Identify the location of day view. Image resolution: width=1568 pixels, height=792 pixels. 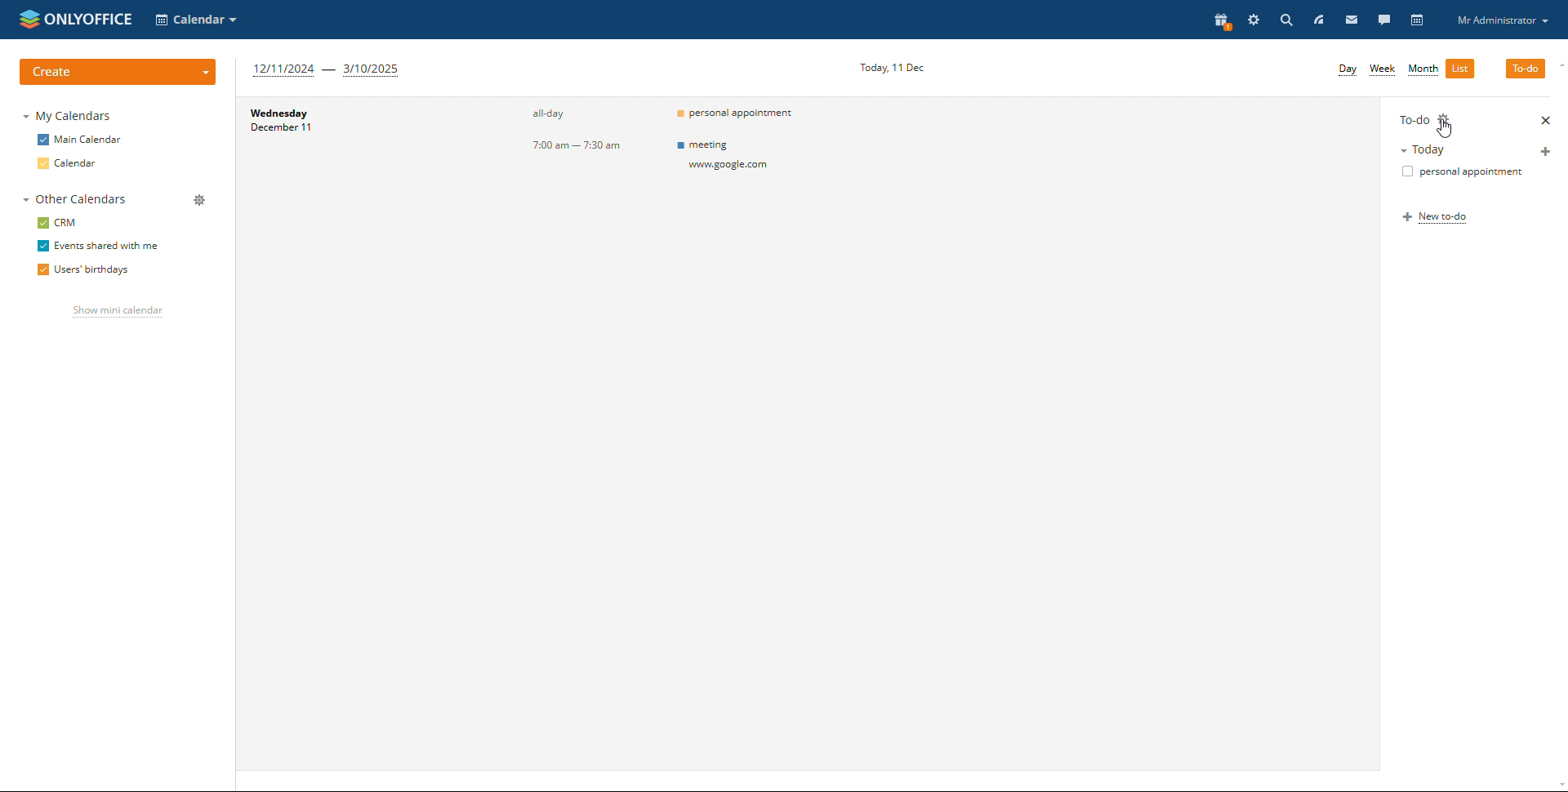
(1347, 70).